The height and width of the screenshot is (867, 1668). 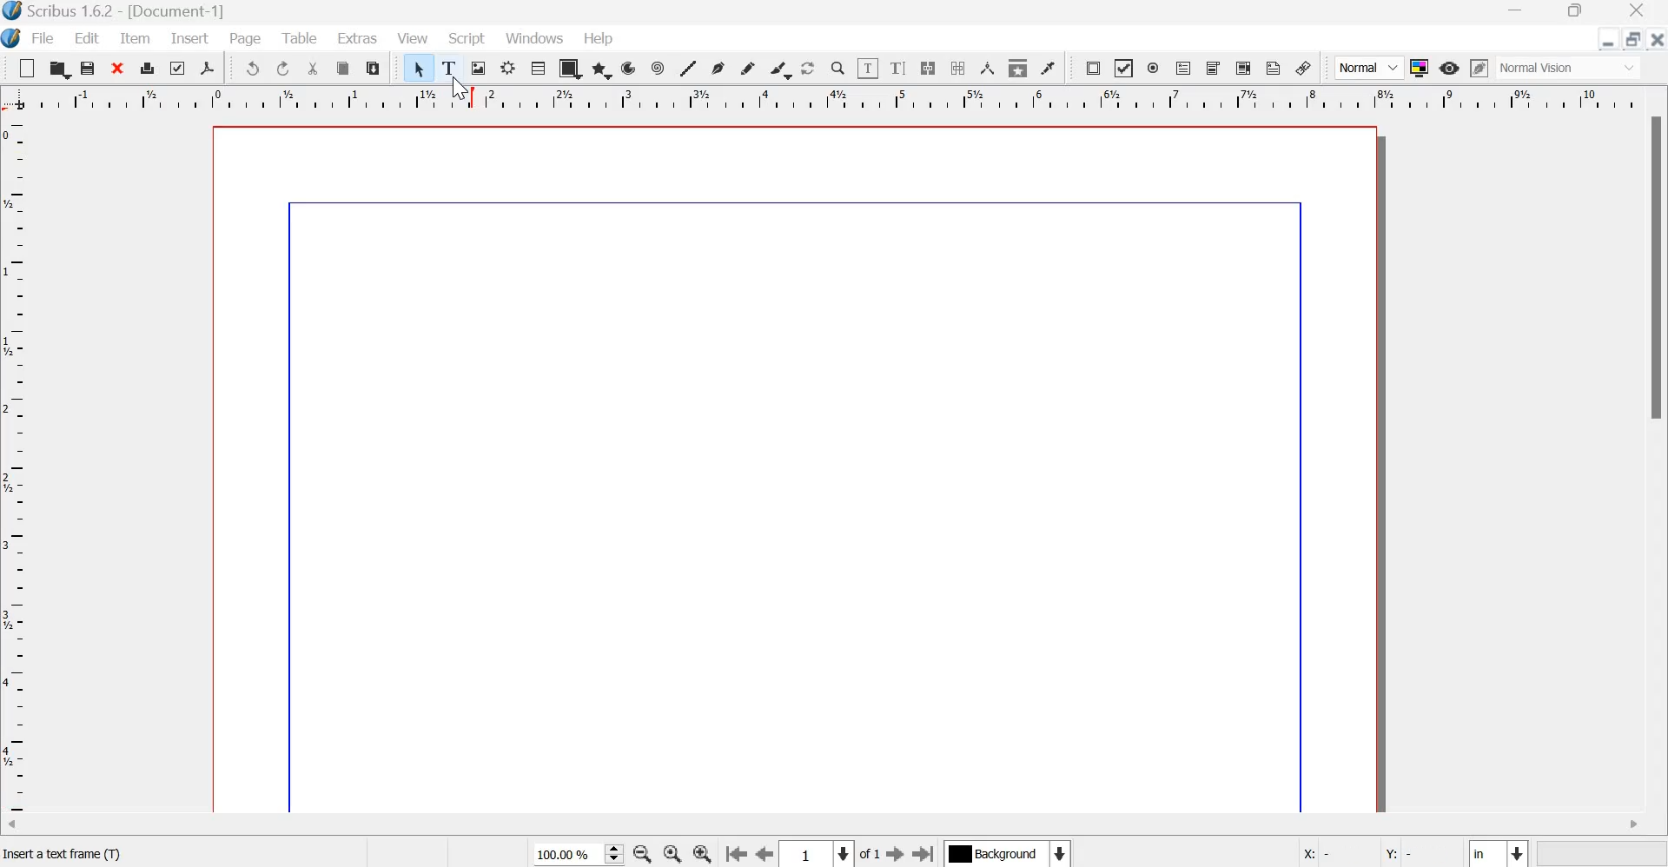 I want to click on Extras, so click(x=358, y=36).